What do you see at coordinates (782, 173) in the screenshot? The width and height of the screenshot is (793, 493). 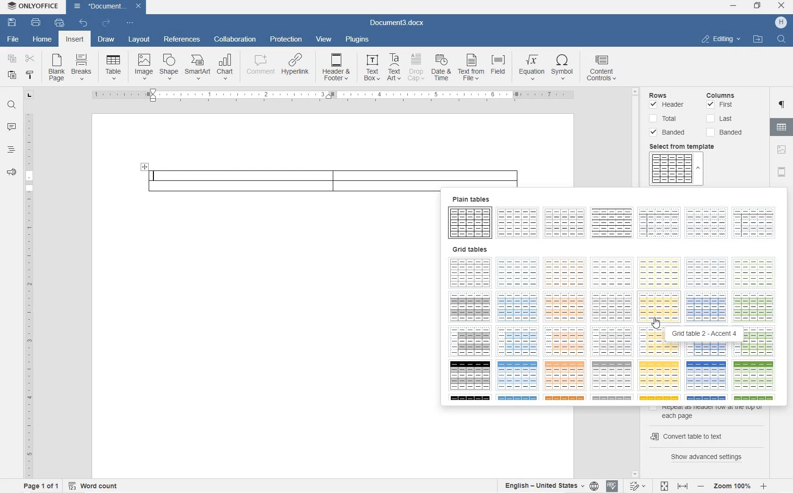 I see `HEADERS & FOOTERS` at bounding box center [782, 173].